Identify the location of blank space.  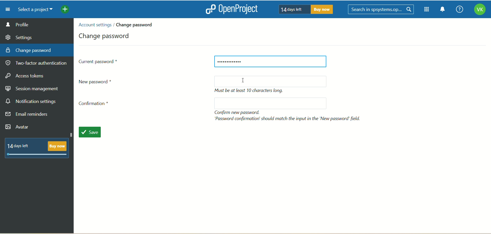
(268, 103).